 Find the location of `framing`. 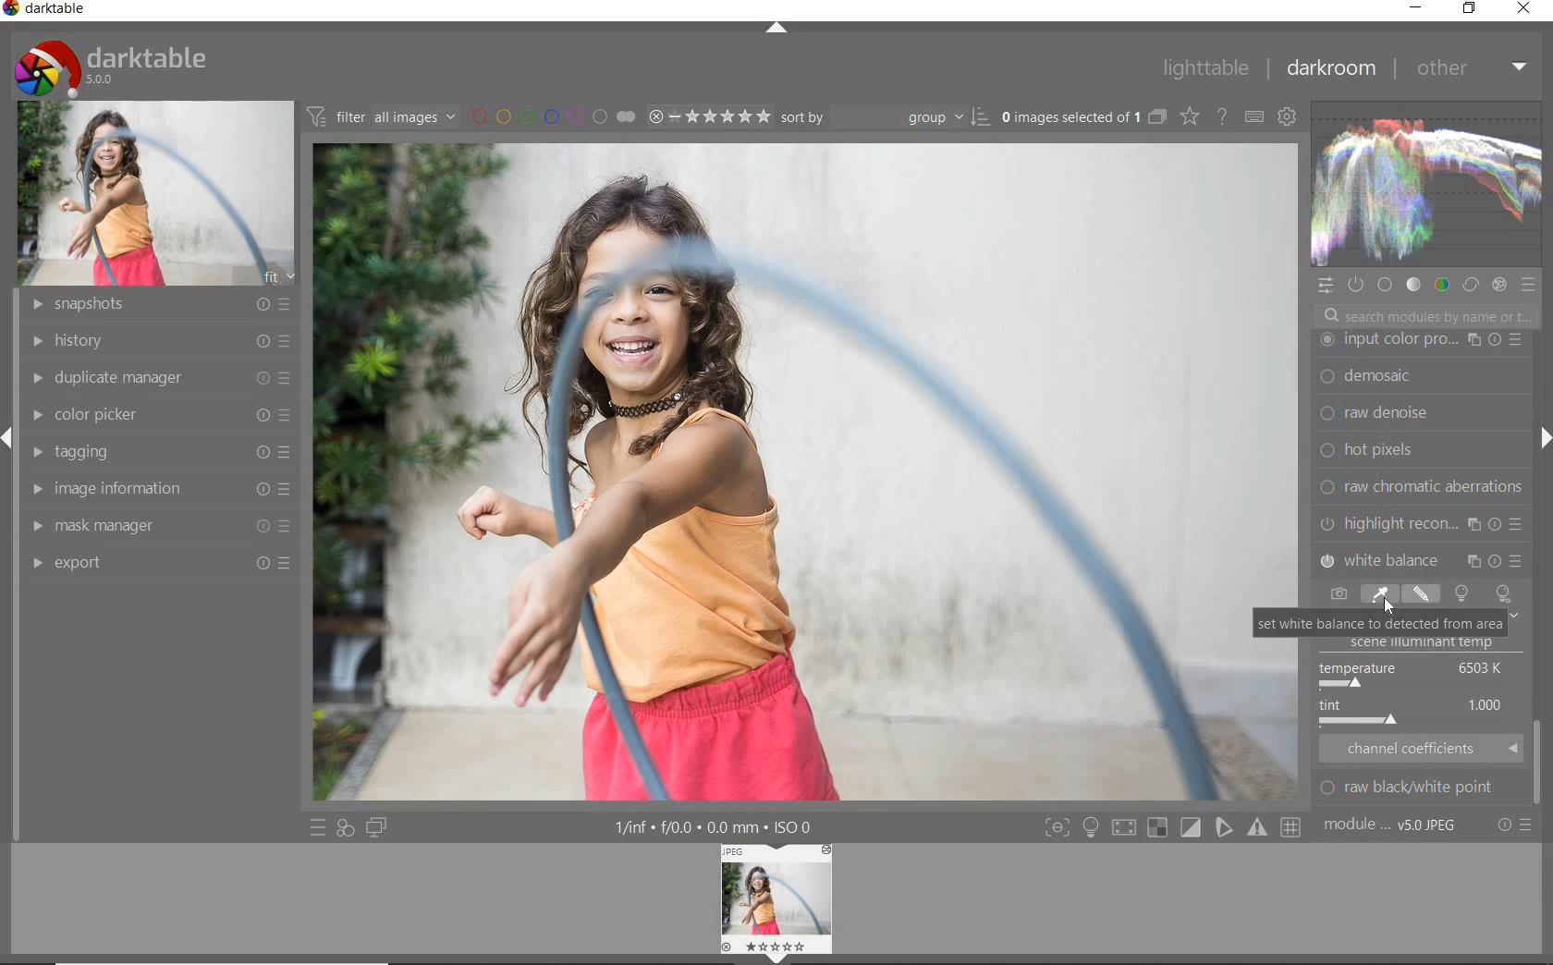

framing is located at coordinates (1420, 378).